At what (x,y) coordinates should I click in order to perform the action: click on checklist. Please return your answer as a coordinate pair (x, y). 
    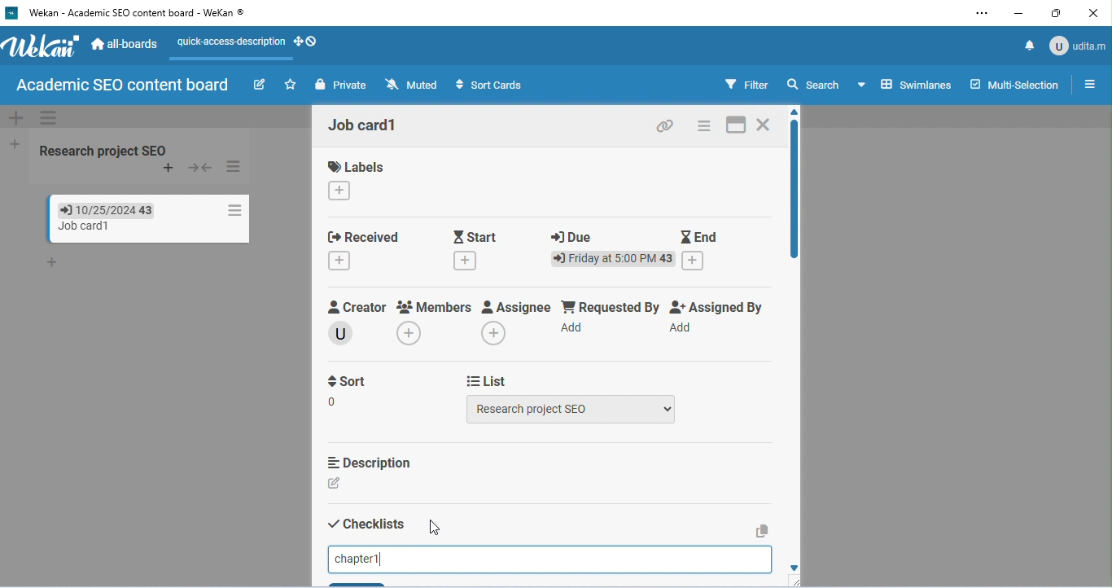
    Looking at the image, I should click on (366, 524).